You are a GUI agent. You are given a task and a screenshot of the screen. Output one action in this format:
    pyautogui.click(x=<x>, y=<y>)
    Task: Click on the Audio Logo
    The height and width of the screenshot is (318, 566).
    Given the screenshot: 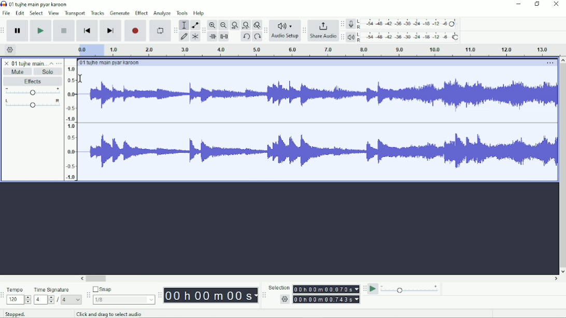 What is the action you would take?
    pyautogui.click(x=285, y=24)
    